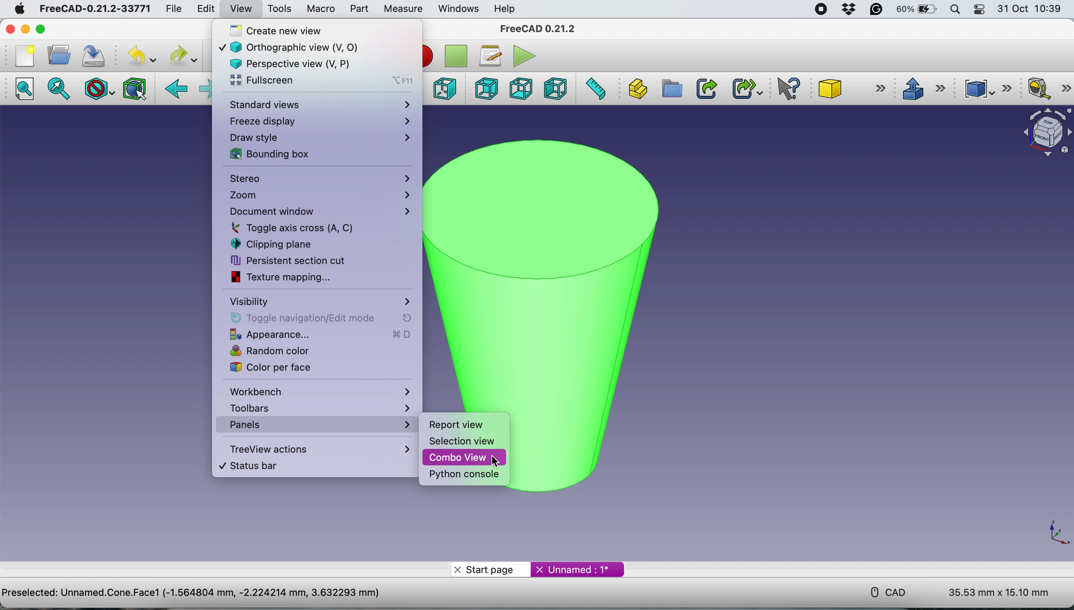 The height and width of the screenshot is (610, 1074). What do you see at coordinates (596, 89) in the screenshot?
I see `measure distance` at bounding box center [596, 89].